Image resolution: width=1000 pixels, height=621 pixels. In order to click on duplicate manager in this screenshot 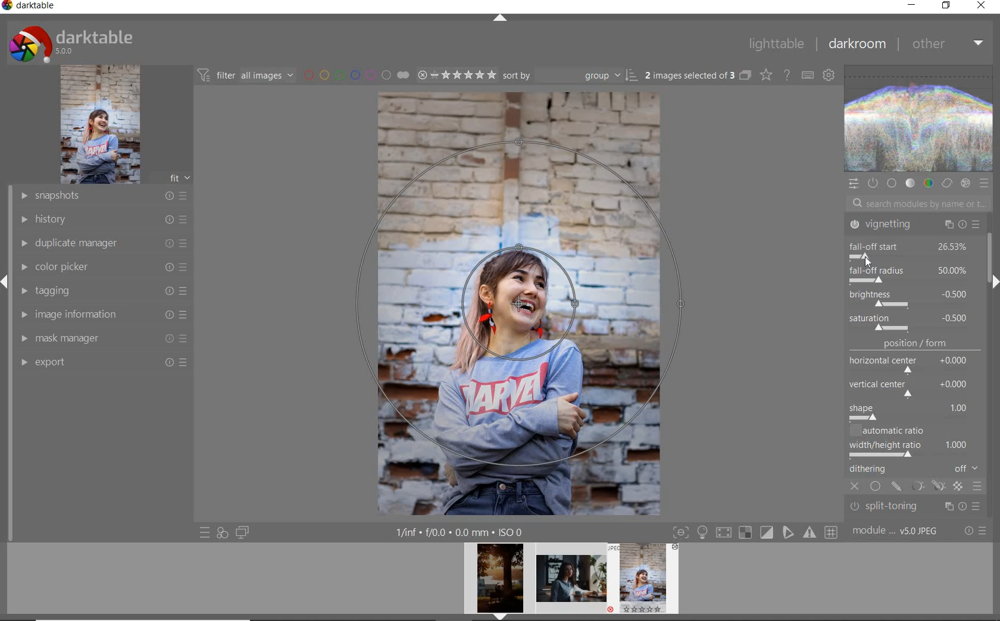, I will do `click(104, 243)`.